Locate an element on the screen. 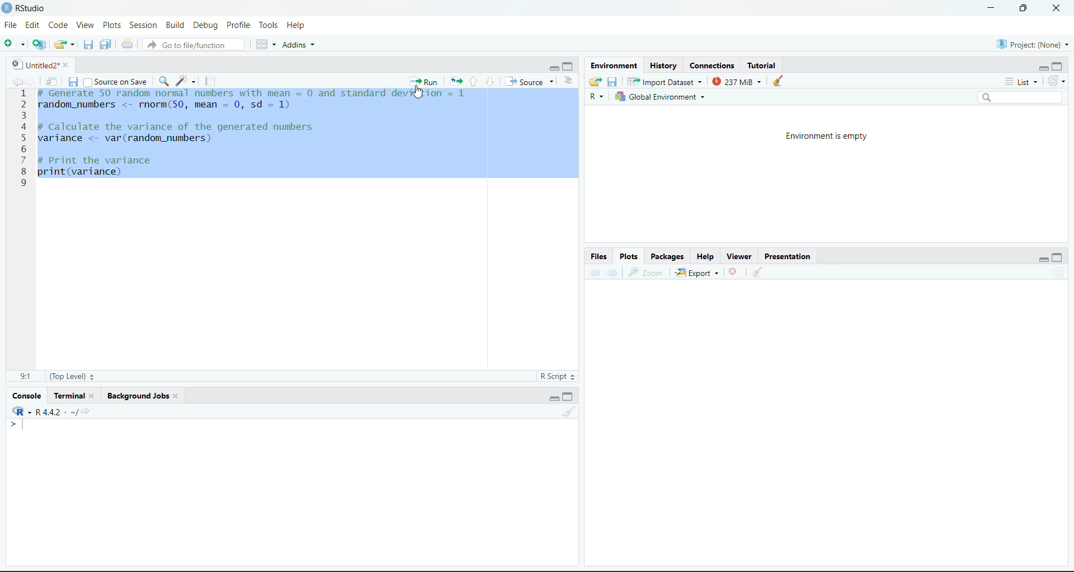  Terminal is located at coordinates (69, 396).